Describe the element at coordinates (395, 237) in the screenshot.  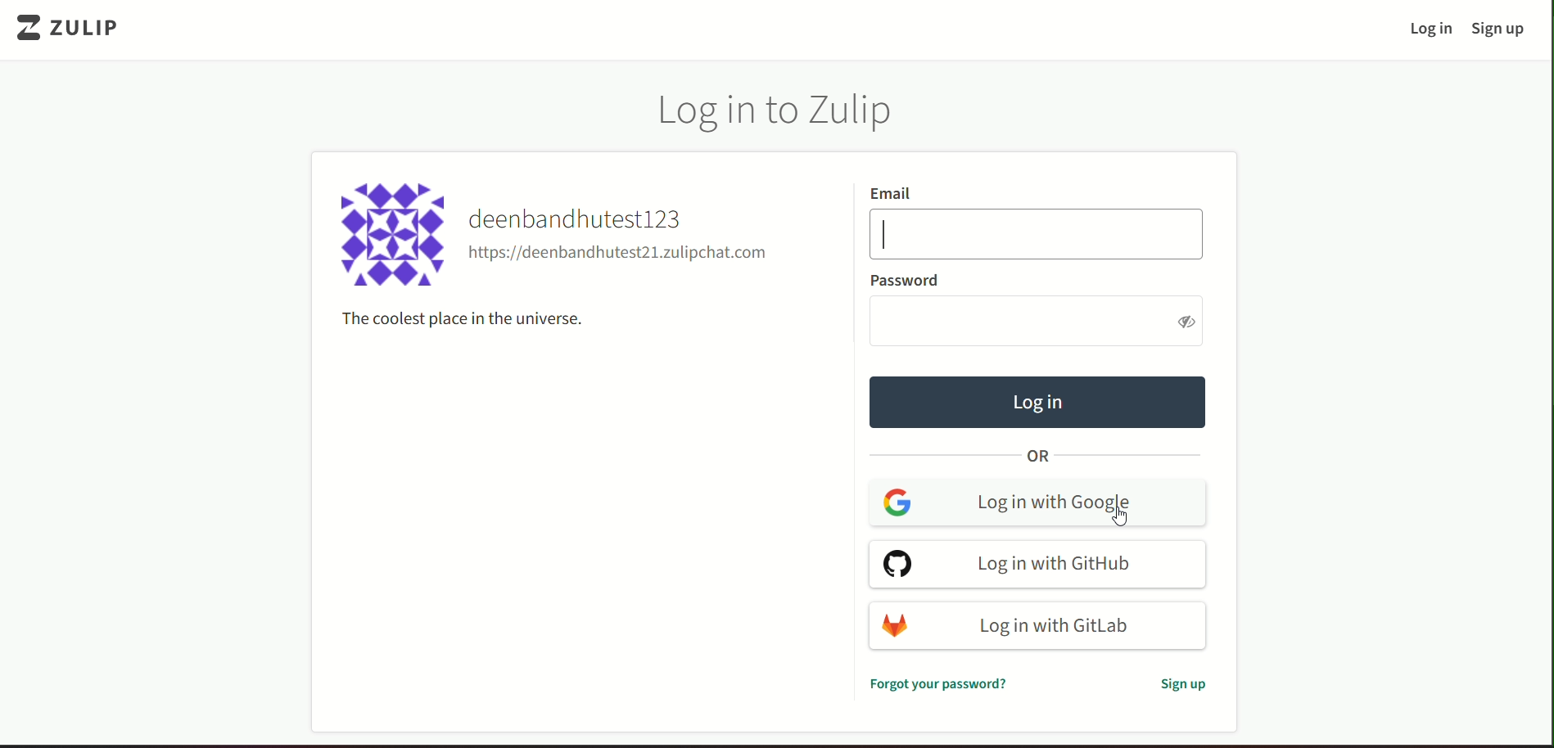
I see `icon` at that location.